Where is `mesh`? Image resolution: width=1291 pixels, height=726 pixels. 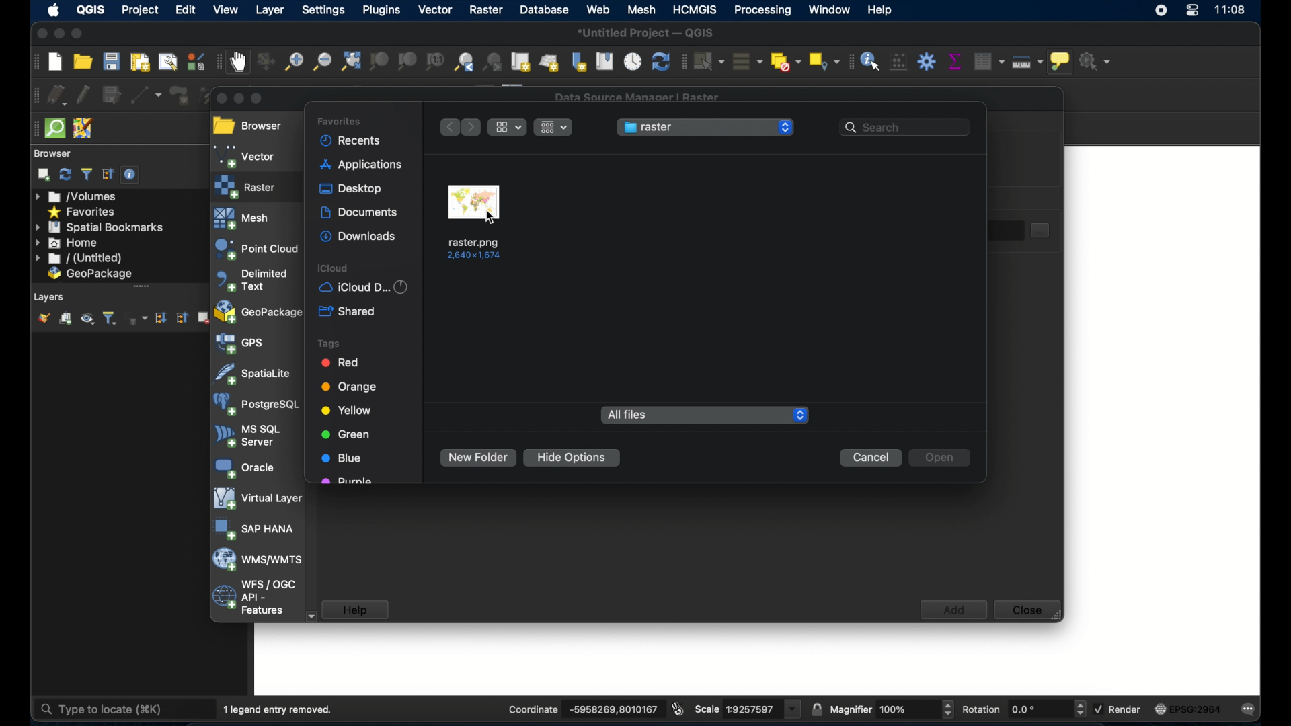 mesh is located at coordinates (243, 219).